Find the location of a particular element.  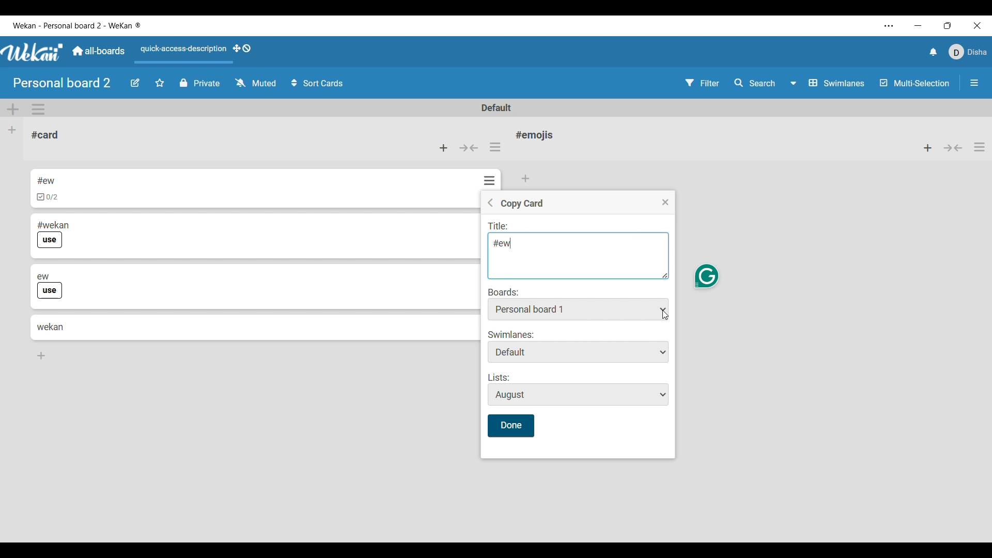

Show interface in a smaller tab is located at coordinates (948, 25).